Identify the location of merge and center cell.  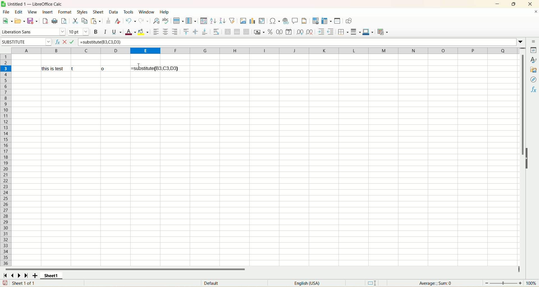
(229, 33).